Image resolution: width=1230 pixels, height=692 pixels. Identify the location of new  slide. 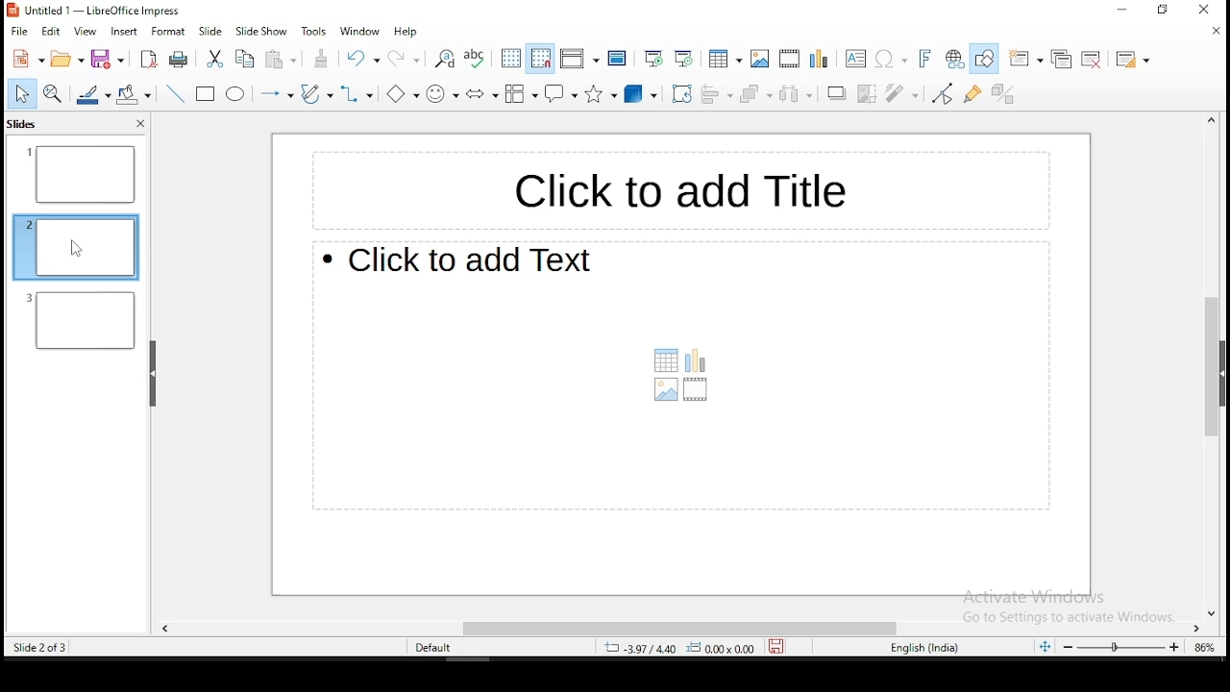
(1023, 60).